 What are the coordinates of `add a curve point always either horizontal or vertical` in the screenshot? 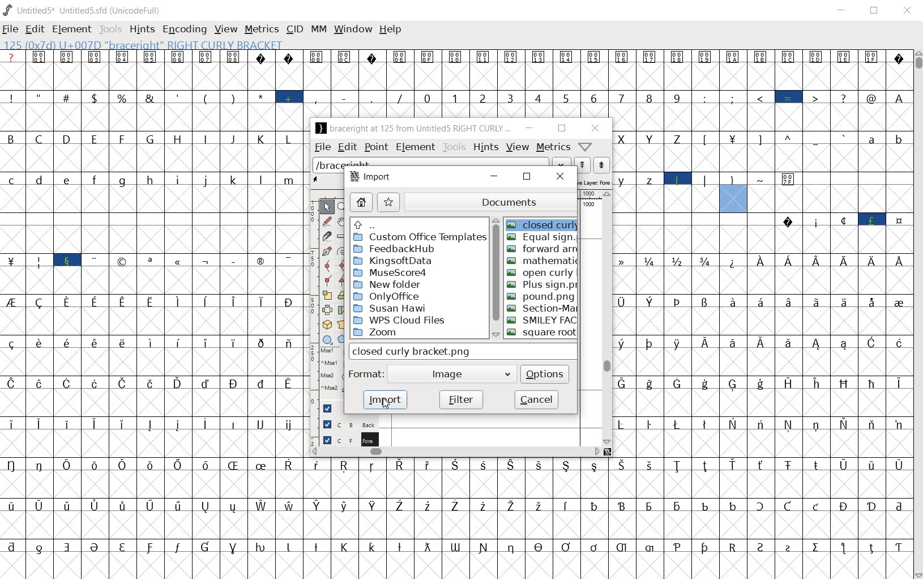 It's located at (326, 265).